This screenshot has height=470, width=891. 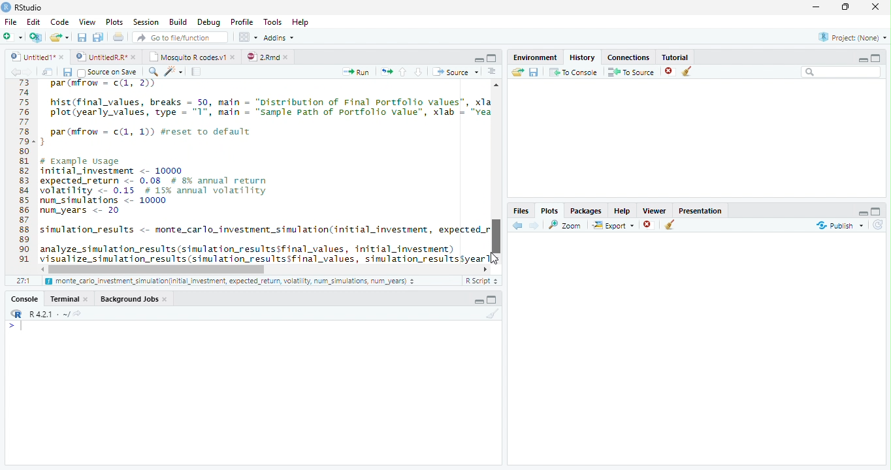 What do you see at coordinates (231, 282) in the screenshot?
I see `monte_cario investment _simuiation{initial investment, expected_return, volatility, num simulations, num years)` at bounding box center [231, 282].